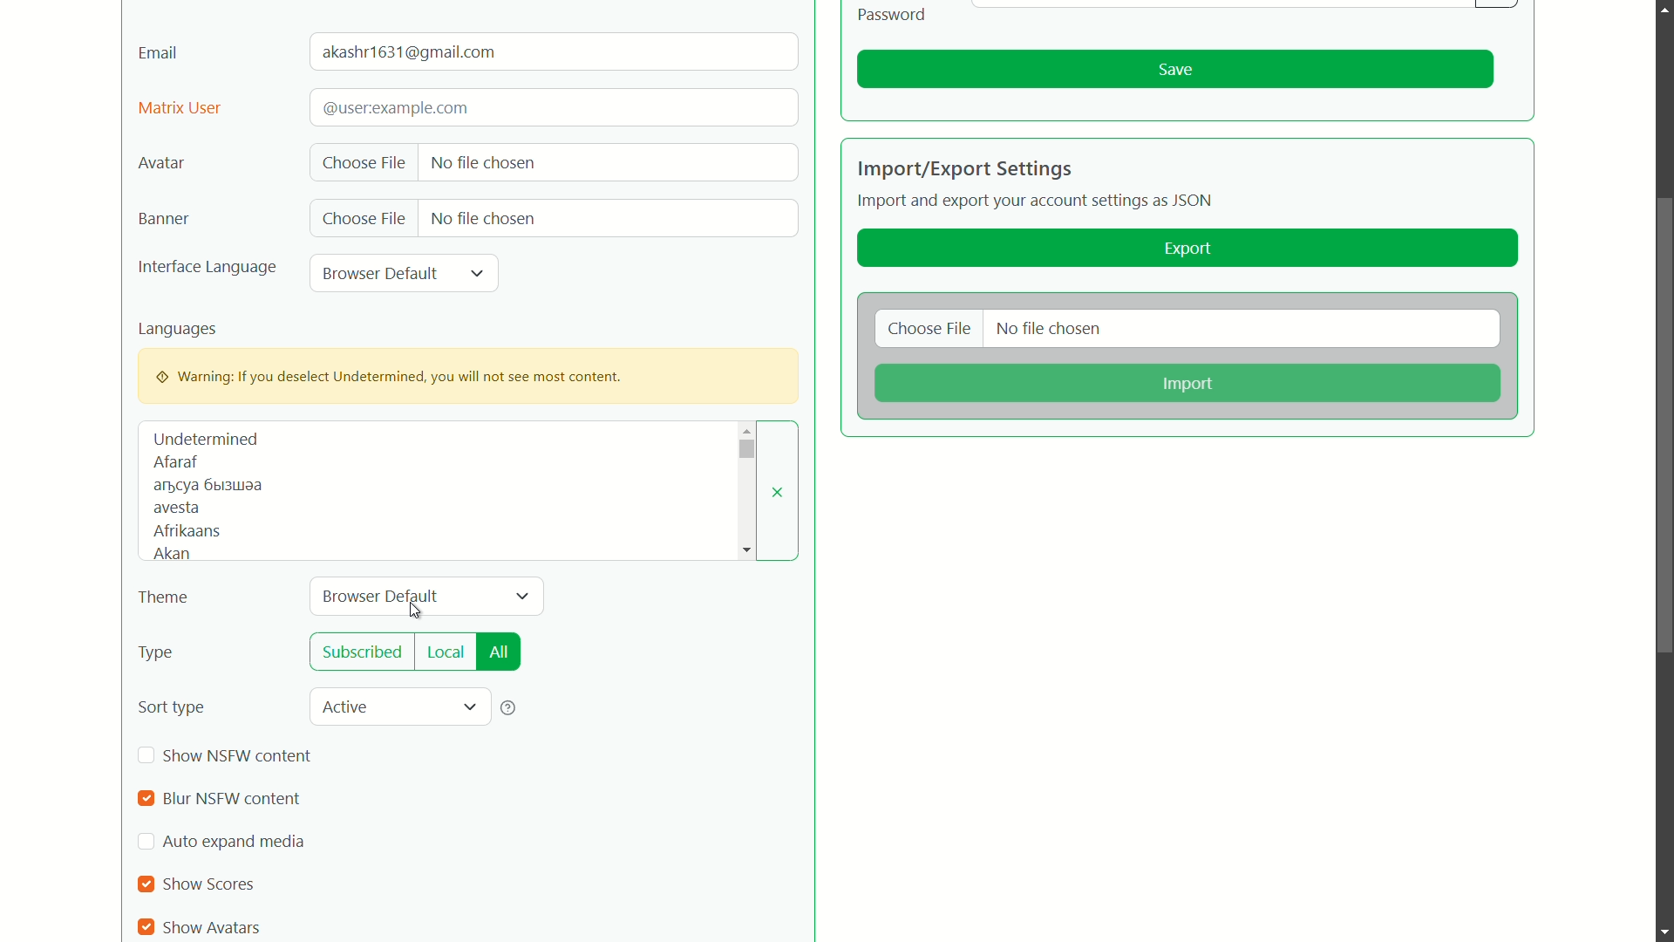  Describe the element at coordinates (147, 756) in the screenshot. I see `checkbox` at that location.